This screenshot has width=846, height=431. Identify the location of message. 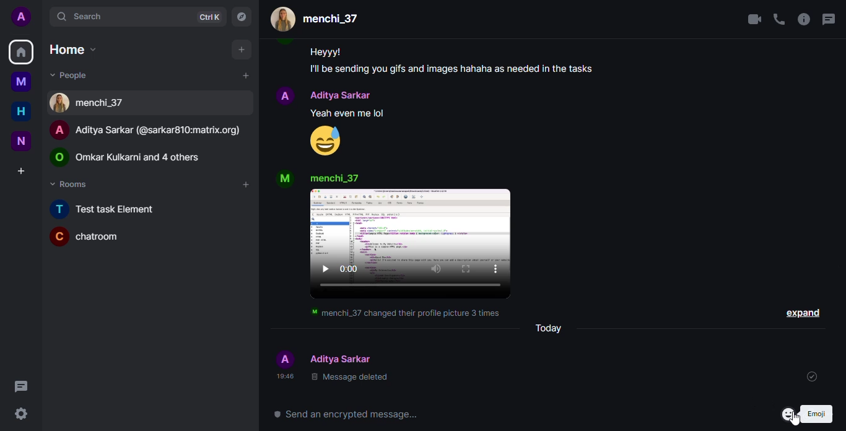
(351, 113).